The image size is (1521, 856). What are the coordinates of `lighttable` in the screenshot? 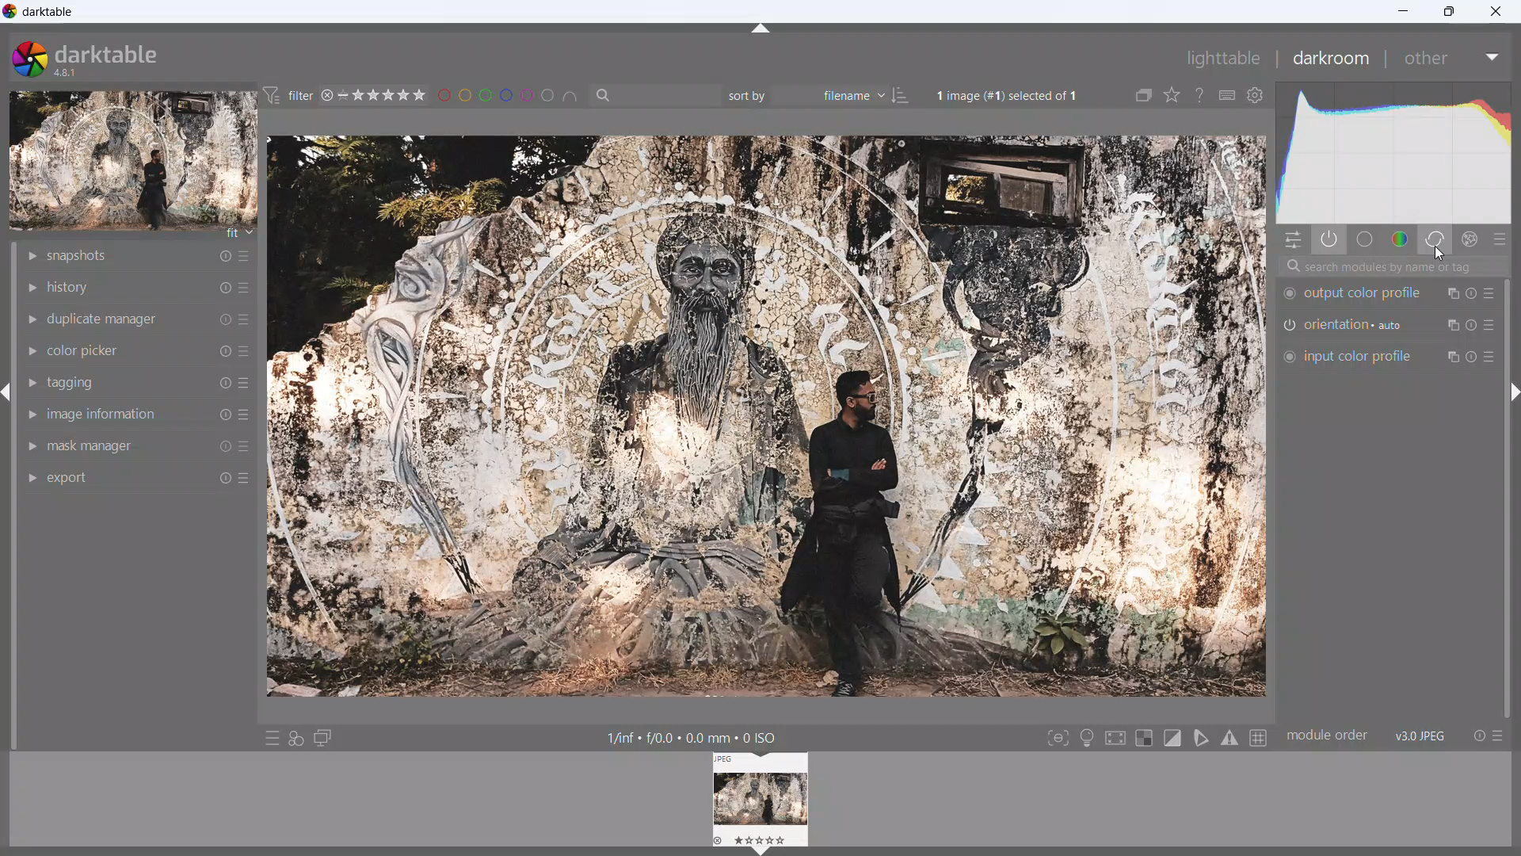 It's located at (1225, 57).